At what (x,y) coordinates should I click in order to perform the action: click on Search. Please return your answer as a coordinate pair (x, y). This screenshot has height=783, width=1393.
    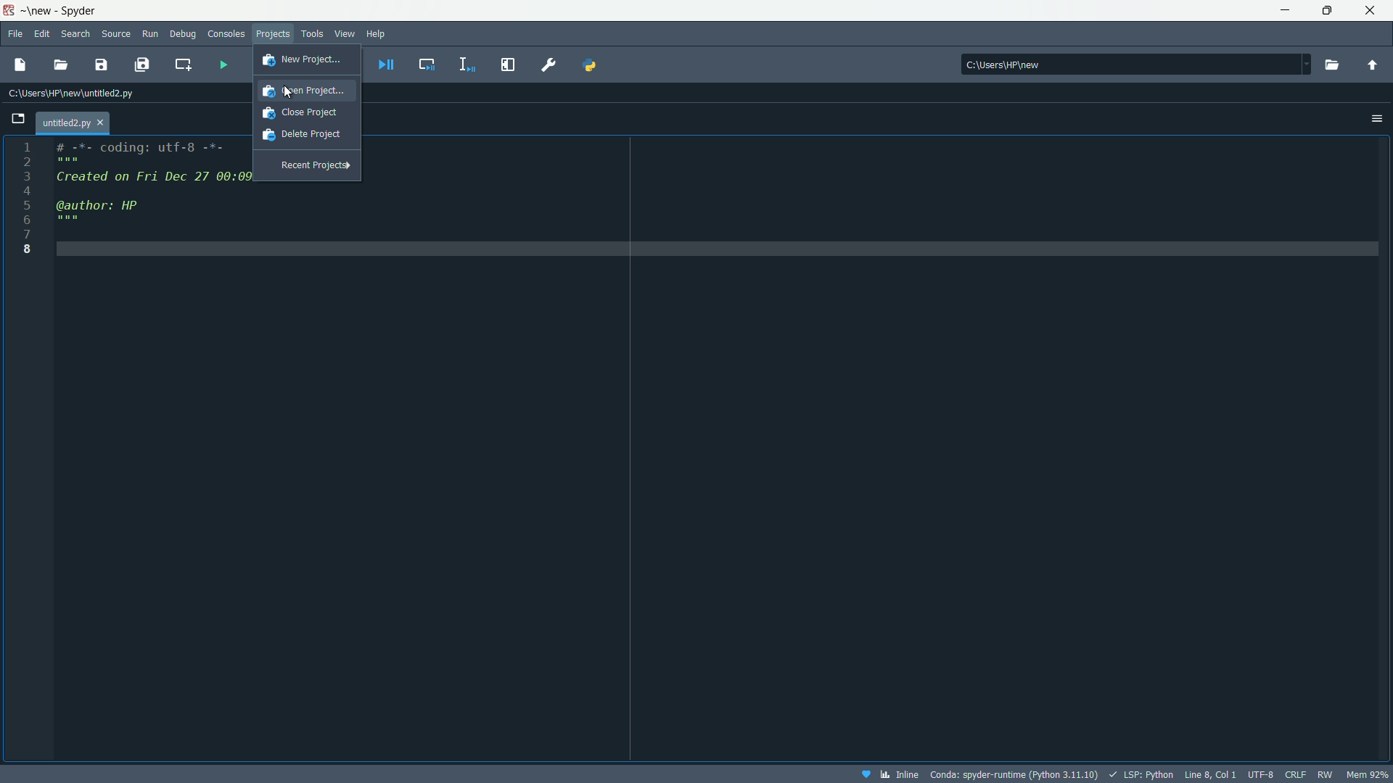
    Looking at the image, I should click on (77, 34).